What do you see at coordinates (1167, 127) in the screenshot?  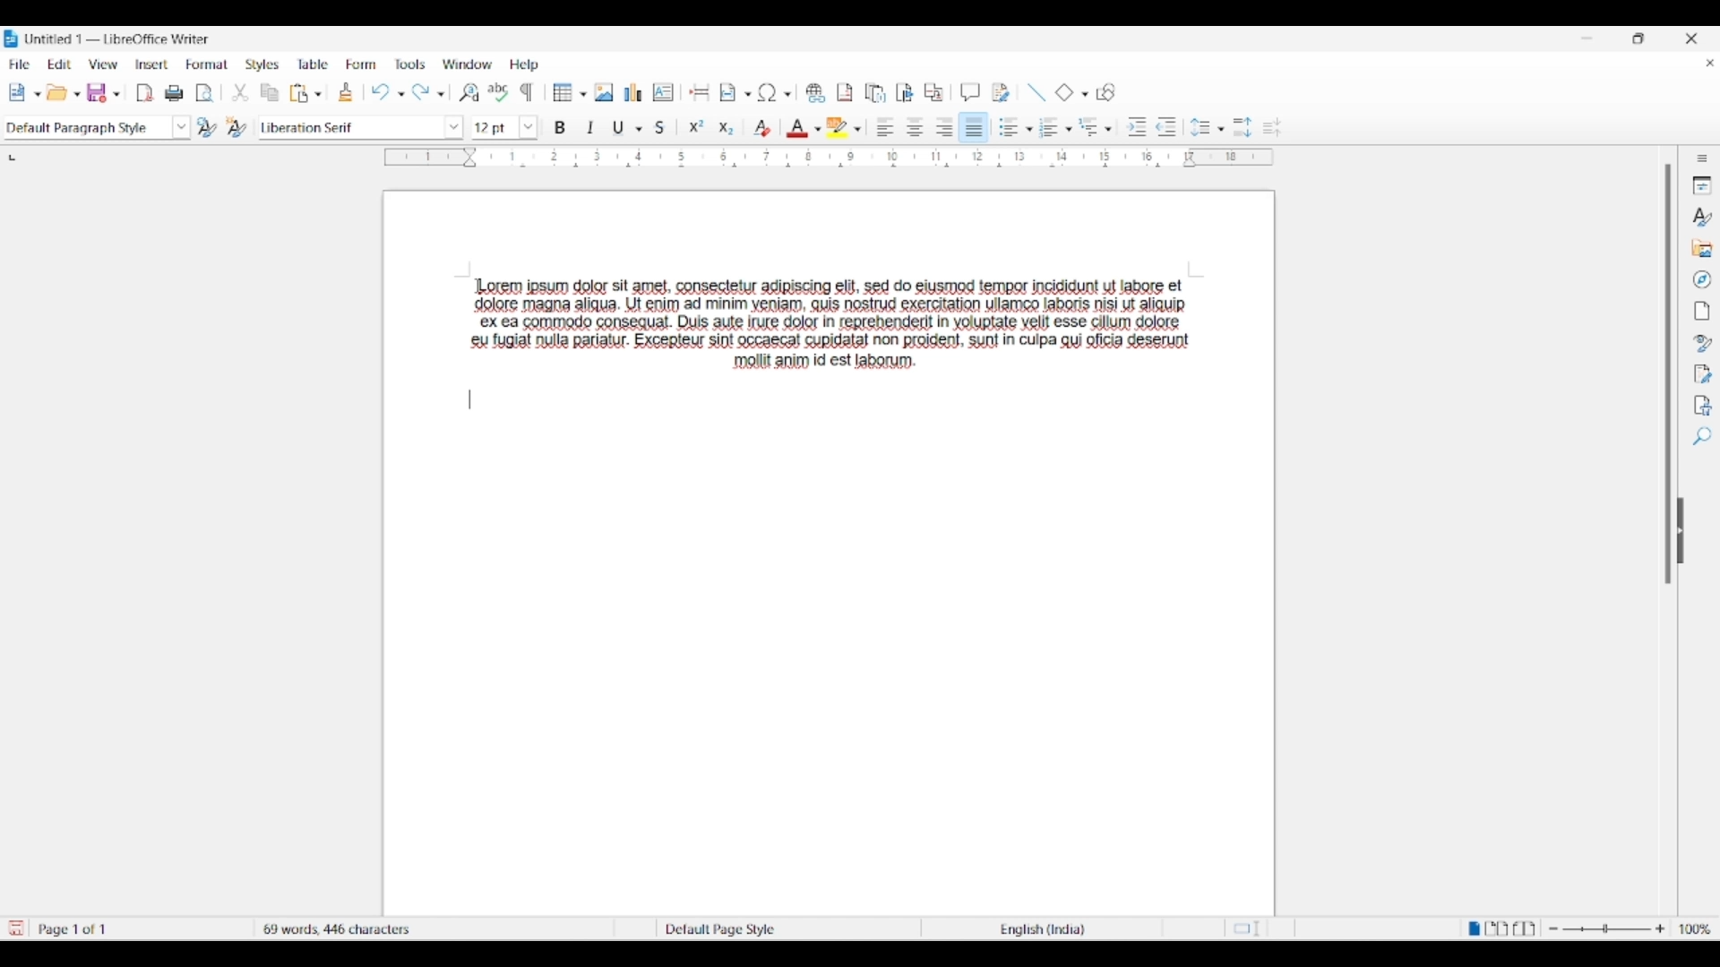 I see `Decrease indent` at bounding box center [1167, 127].